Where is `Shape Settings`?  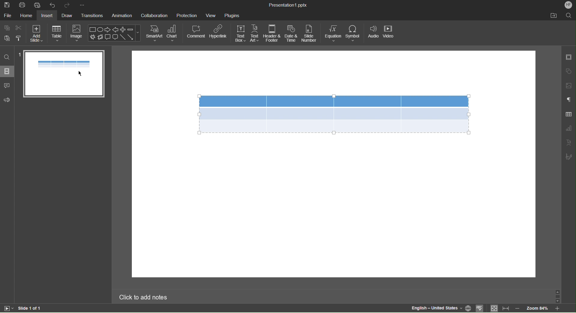
Shape Settings is located at coordinates (569, 70).